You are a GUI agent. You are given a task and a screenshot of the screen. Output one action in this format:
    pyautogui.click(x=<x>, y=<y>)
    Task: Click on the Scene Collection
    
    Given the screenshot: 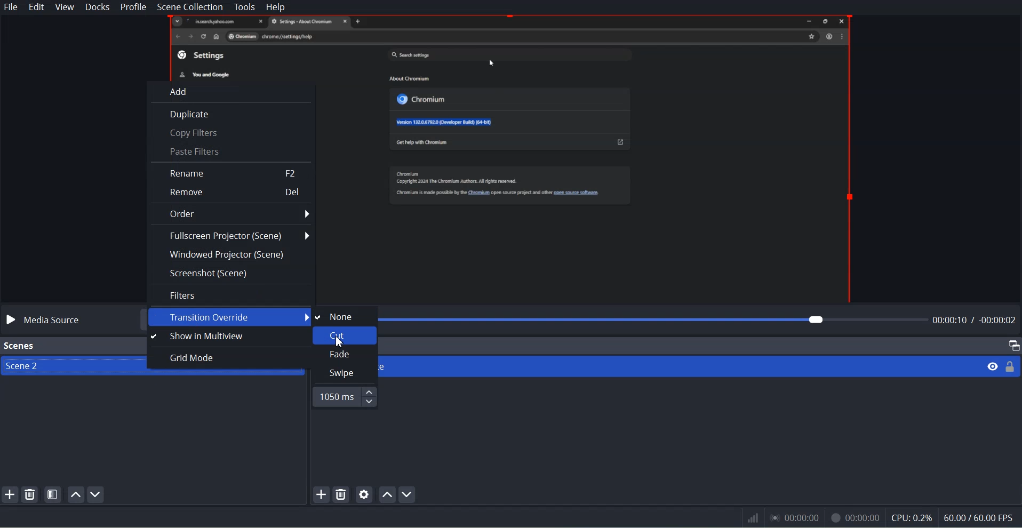 What is the action you would take?
    pyautogui.click(x=189, y=7)
    